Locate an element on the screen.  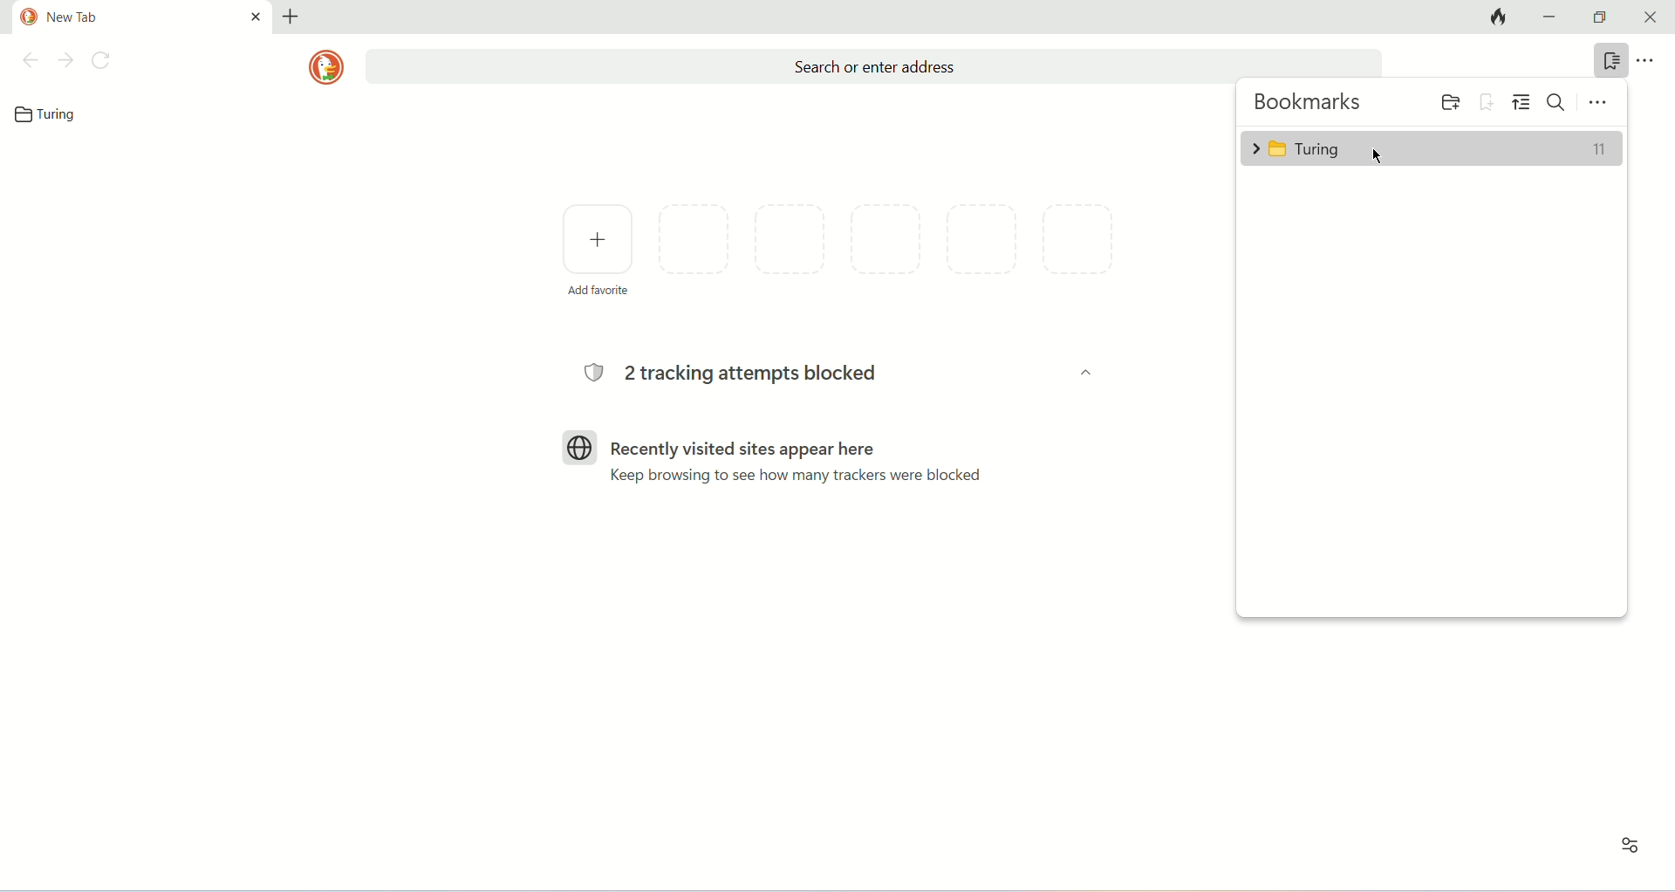
search is located at coordinates (872, 66).